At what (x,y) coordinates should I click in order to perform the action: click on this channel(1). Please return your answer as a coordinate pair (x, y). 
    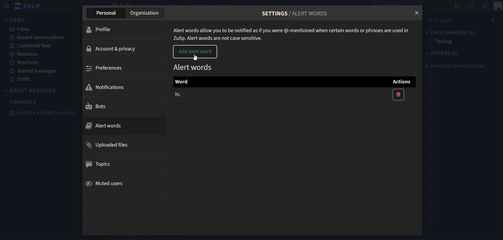
    Looking at the image, I should click on (452, 33).